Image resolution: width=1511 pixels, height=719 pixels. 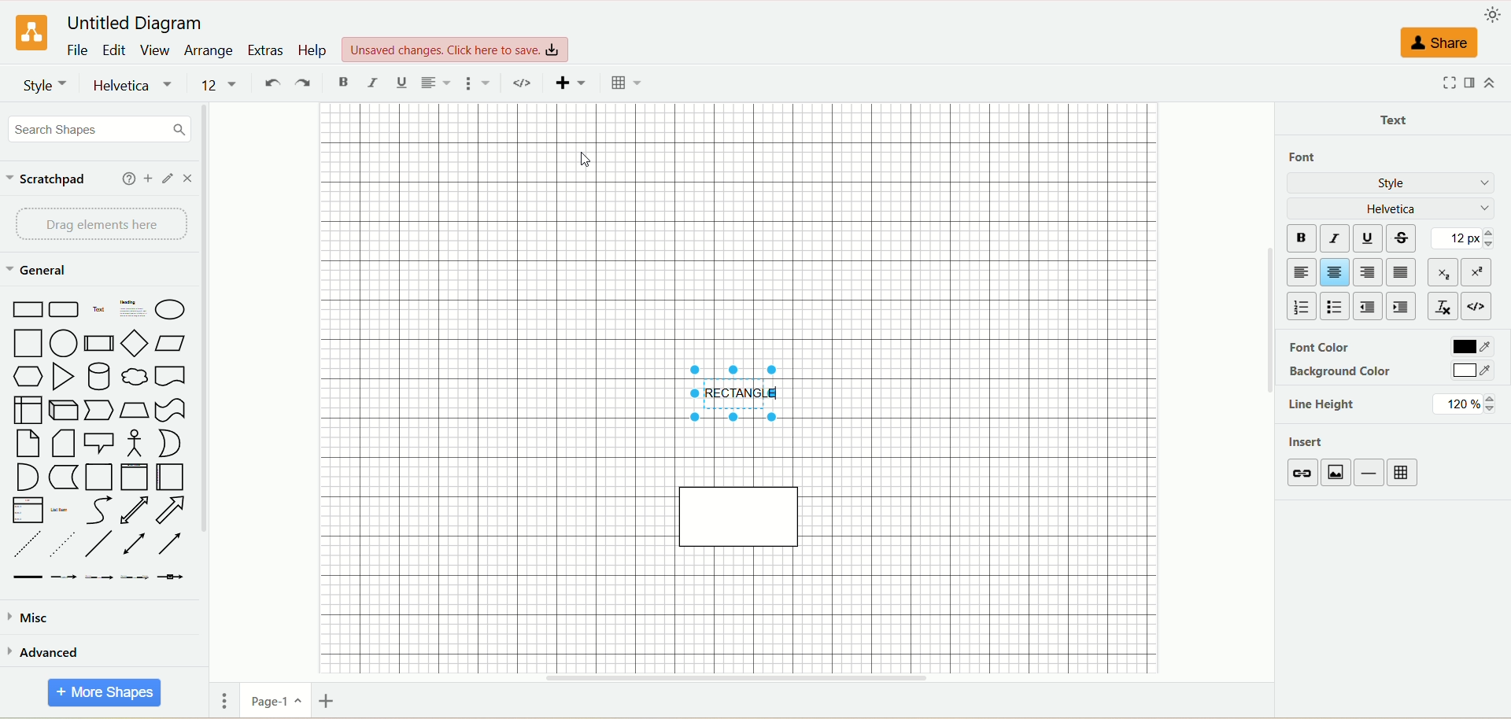 I want to click on document, so click(x=173, y=375).